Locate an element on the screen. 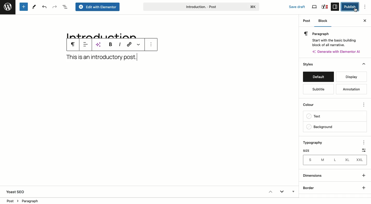  AI is located at coordinates (99, 45).